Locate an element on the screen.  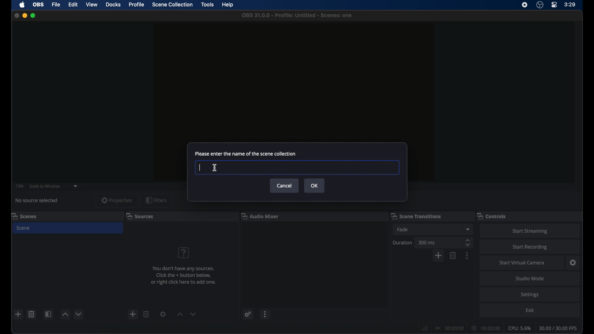
connection is located at coordinates (449, 328).